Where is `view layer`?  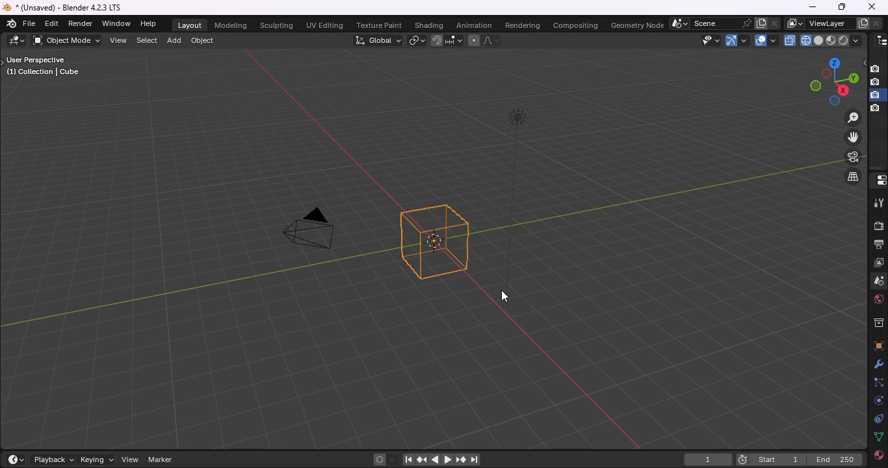
view layer is located at coordinates (879, 263).